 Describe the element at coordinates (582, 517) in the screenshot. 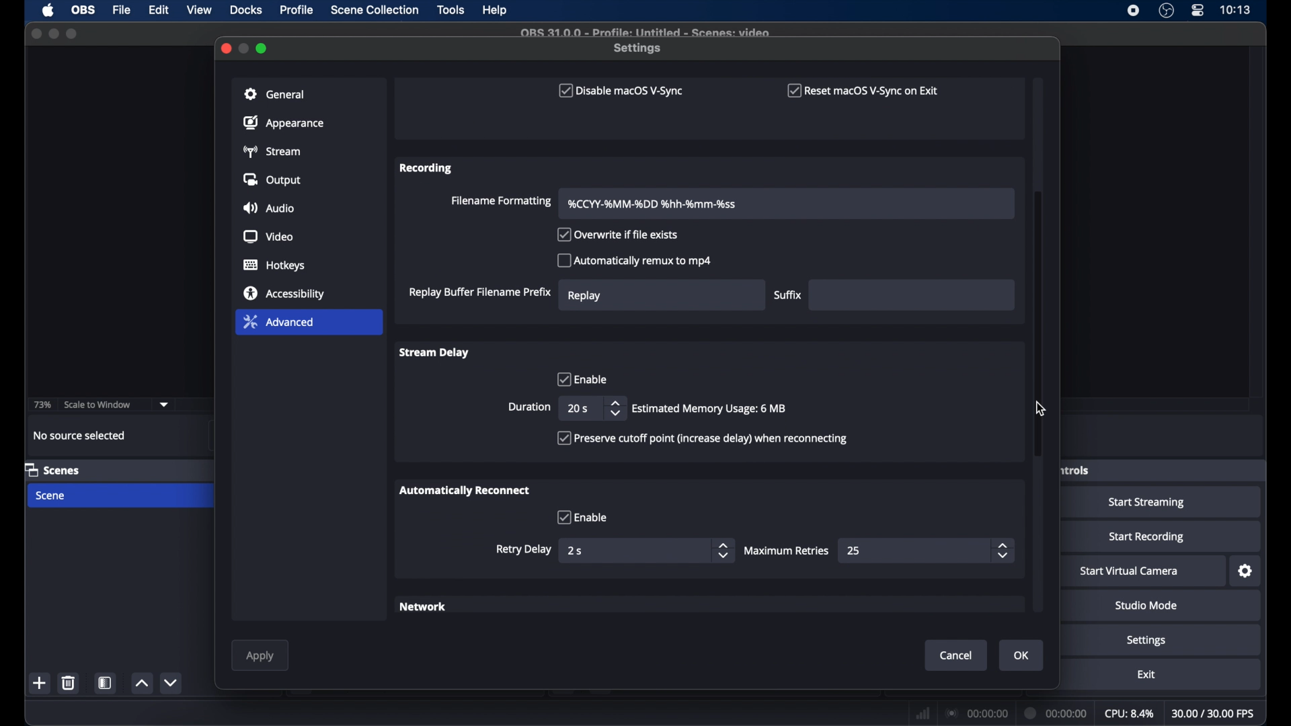

I see `checkbox` at that location.